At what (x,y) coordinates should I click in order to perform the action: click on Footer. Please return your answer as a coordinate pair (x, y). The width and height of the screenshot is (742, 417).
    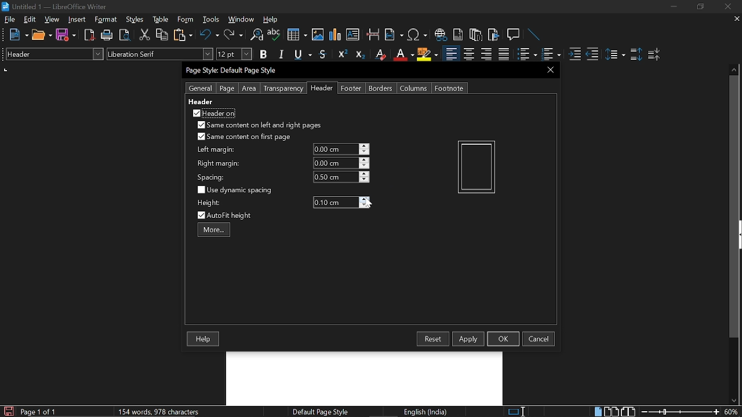
    Looking at the image, I should click on (351, 88).